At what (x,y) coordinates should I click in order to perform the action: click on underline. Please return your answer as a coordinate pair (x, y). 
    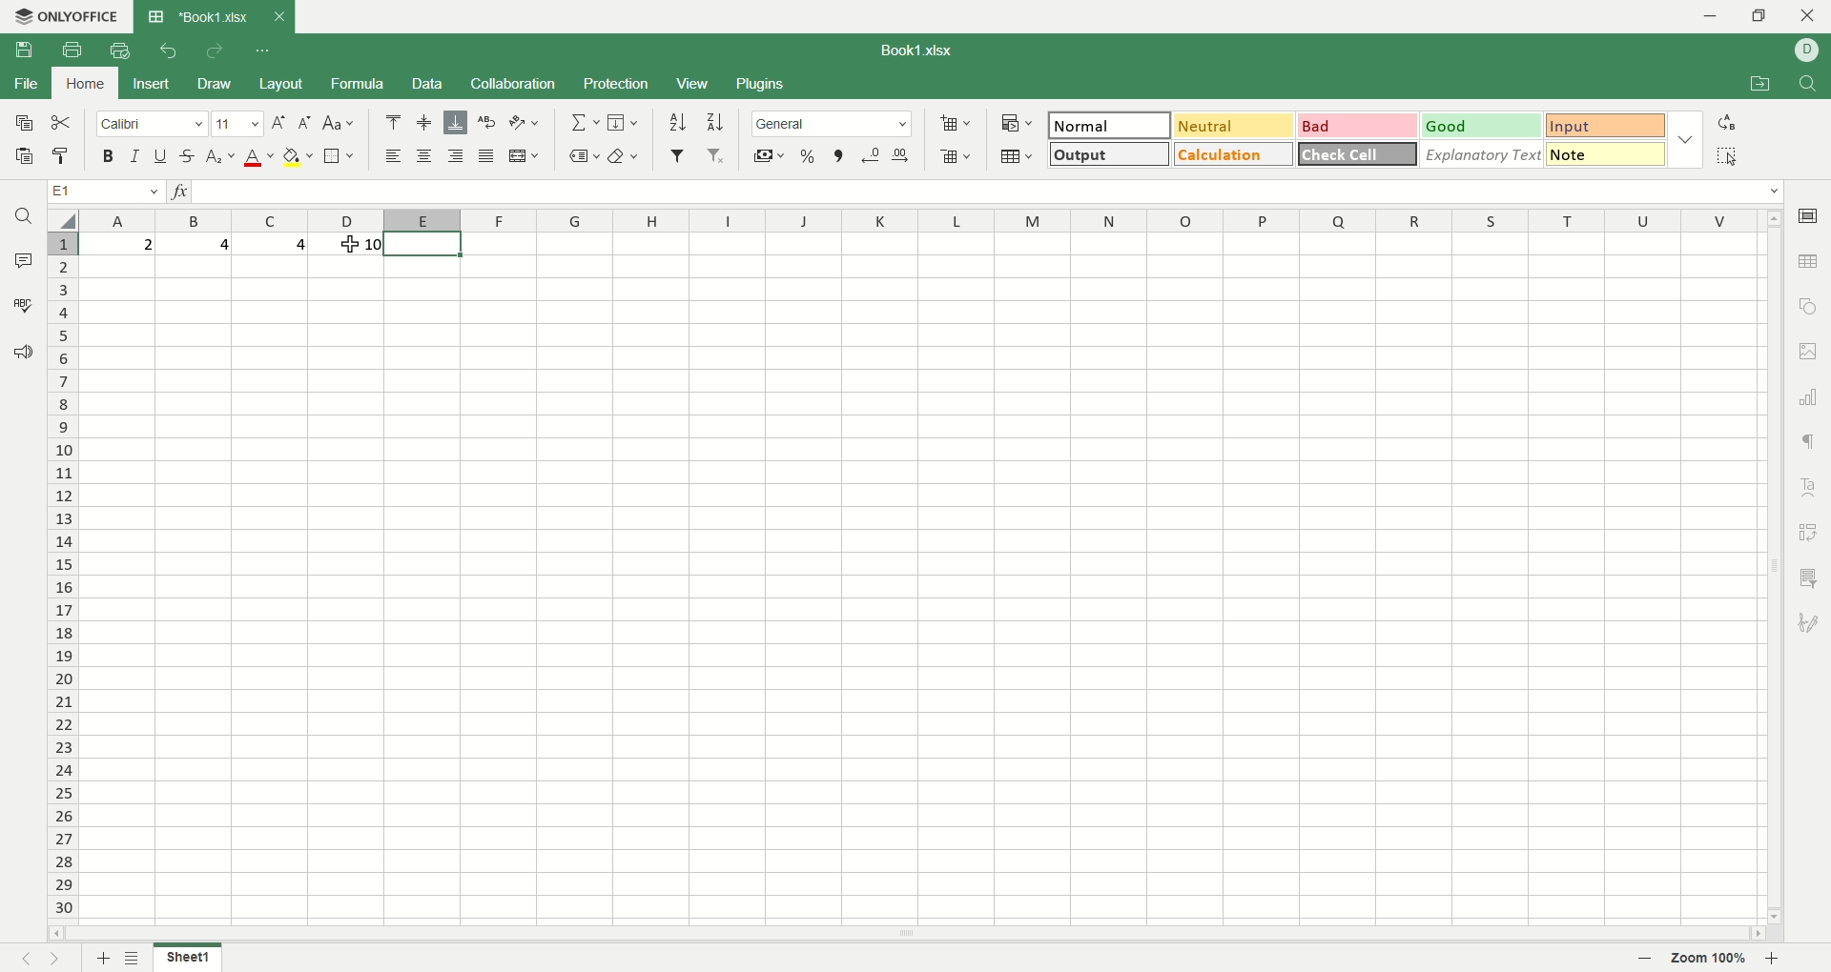
    Looking at the image, I should click on (162, 156).